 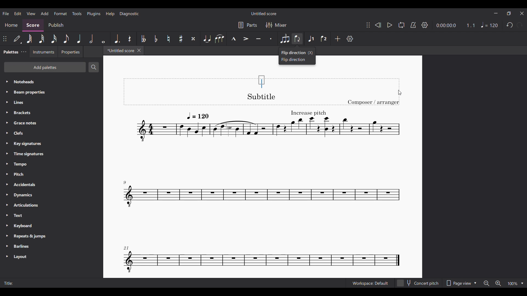 What do you see at coordinates (41, 39) in the screenshot?
I see `32nd note` at bounding box center [41, 39].